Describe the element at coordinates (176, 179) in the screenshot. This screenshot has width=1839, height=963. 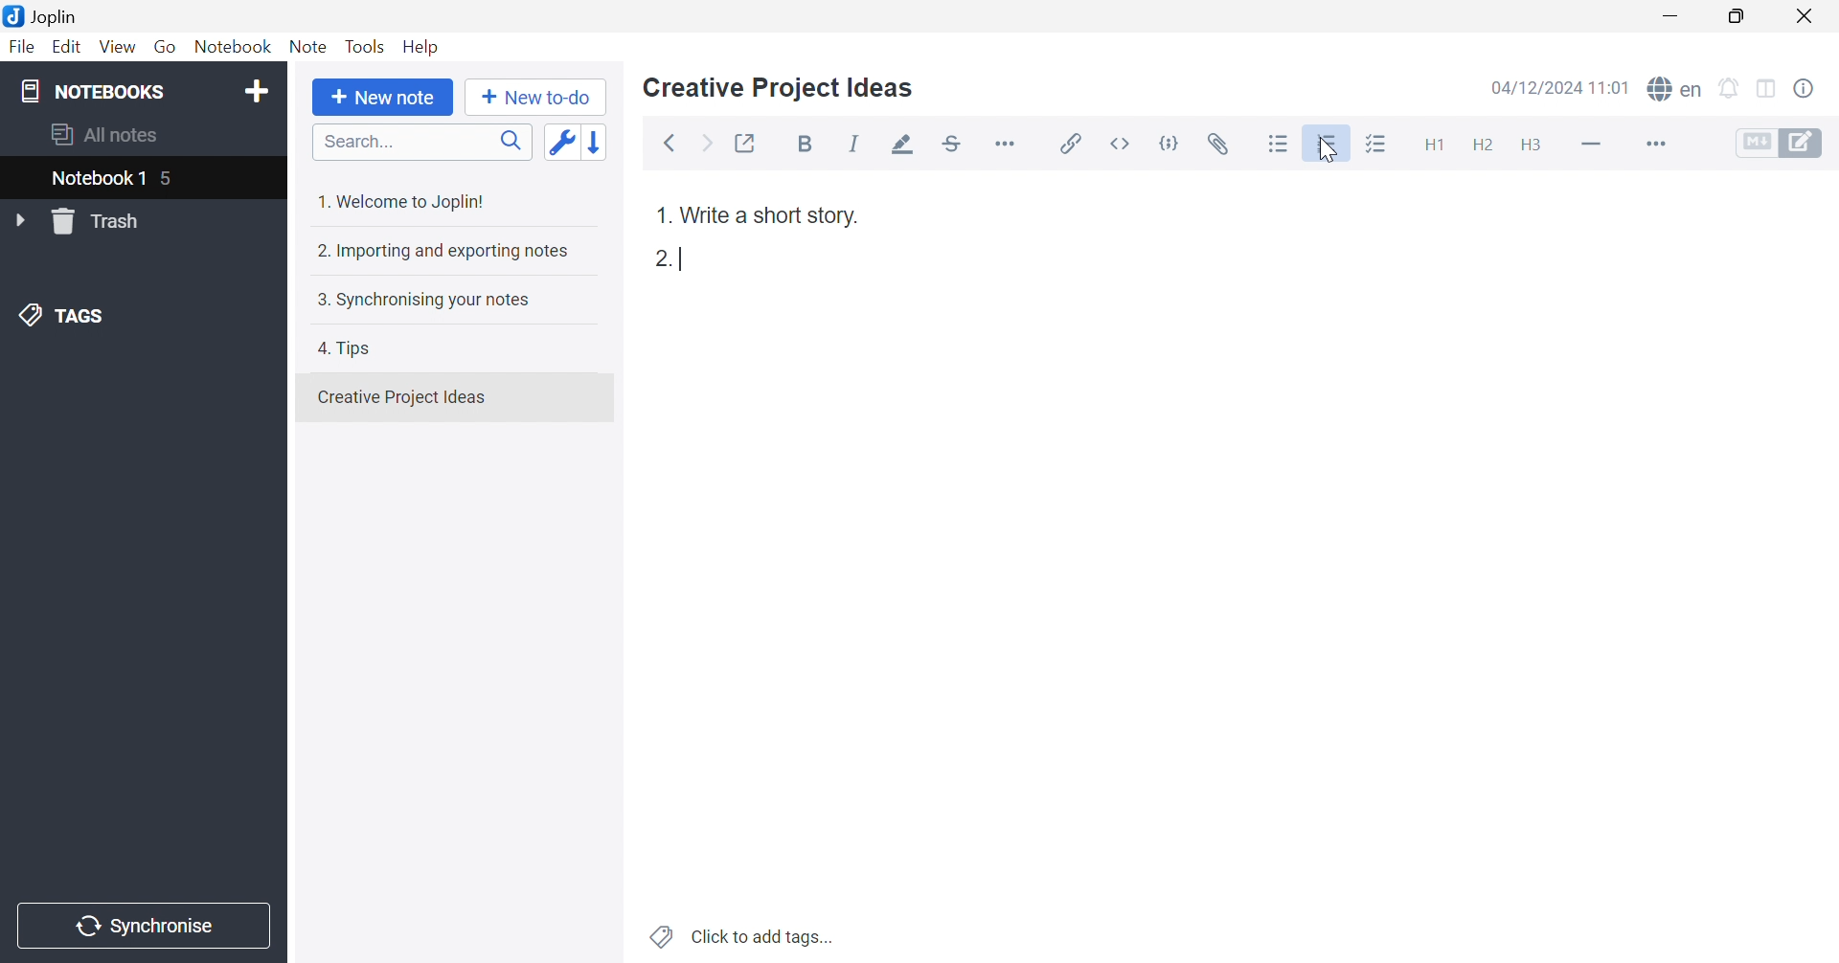
I see `5` at that location.